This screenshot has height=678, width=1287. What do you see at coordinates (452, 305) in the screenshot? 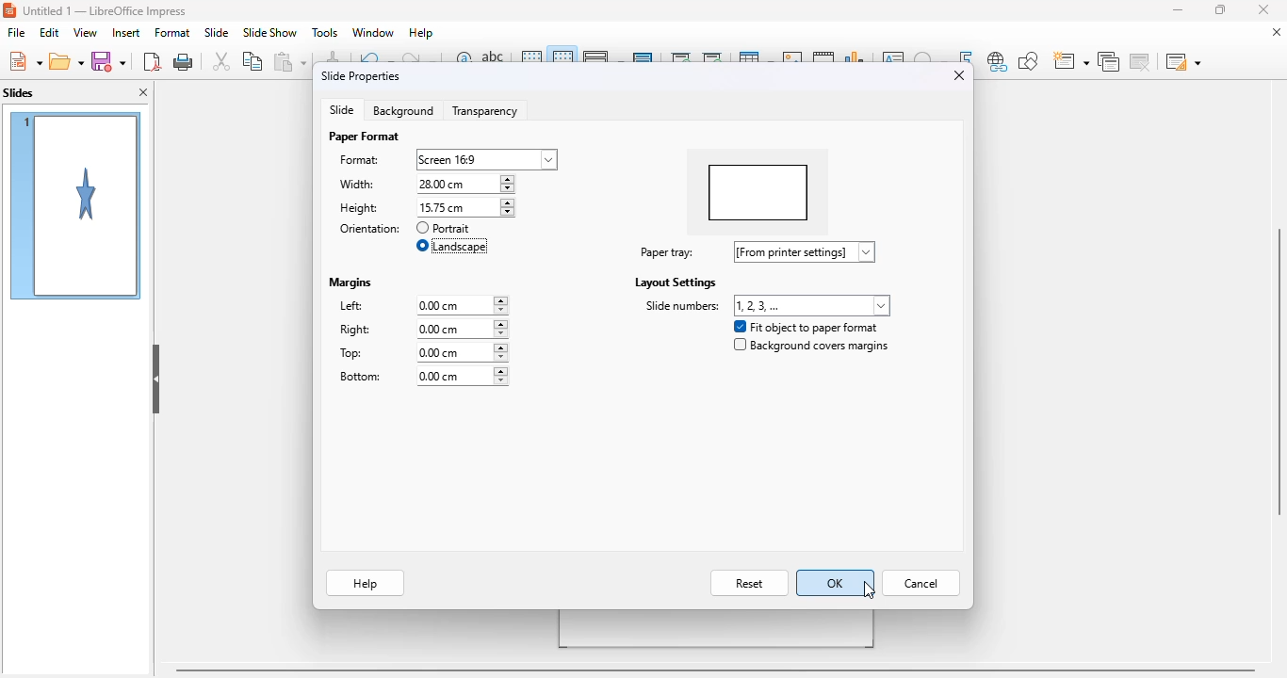
I see `left: 0.00 cm` at bounding box center [452, 305].